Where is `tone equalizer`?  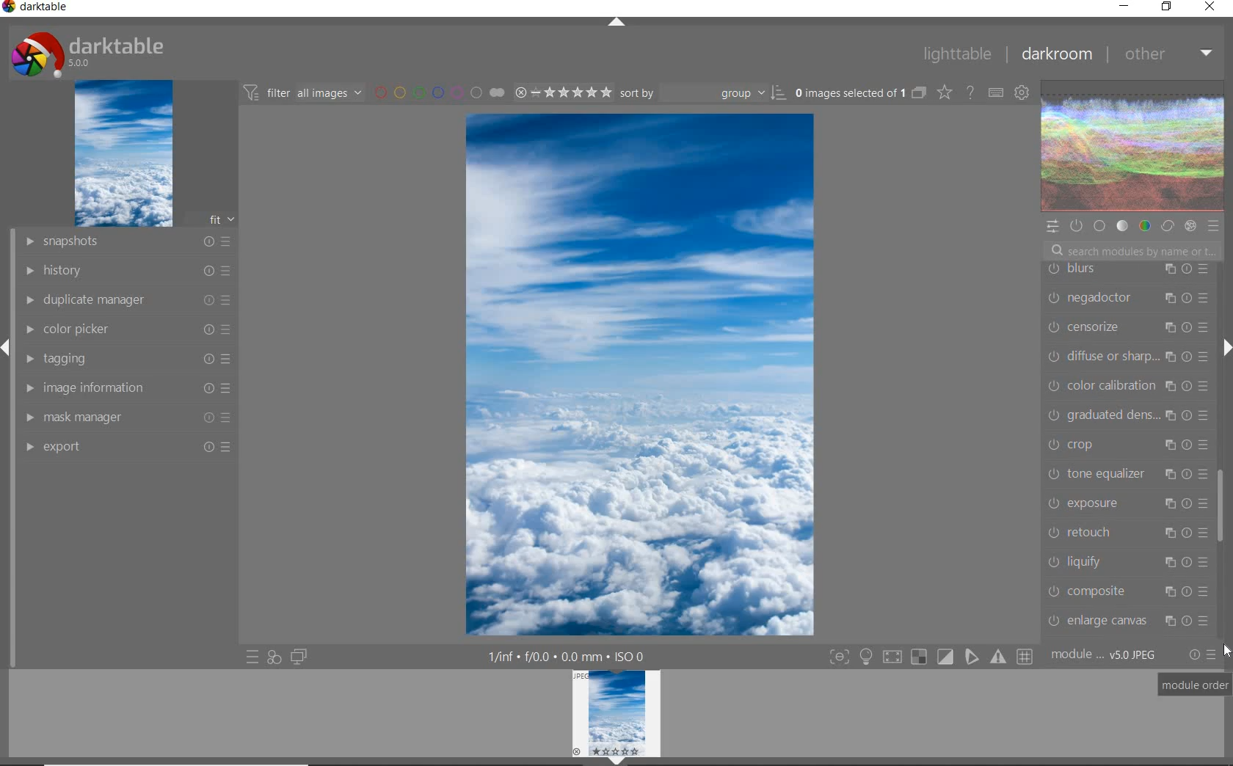 tone equalizer is located at coordinates (1126, 473).